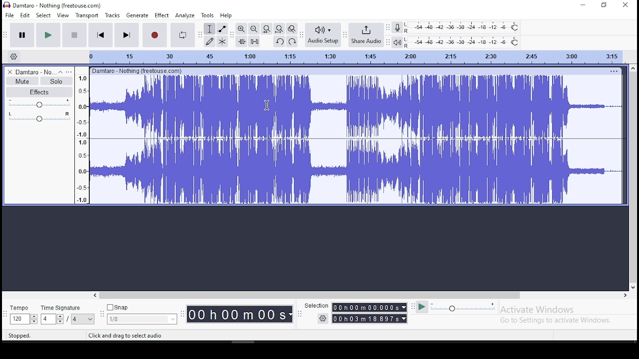  I want to click on edit, so click(25, 15).